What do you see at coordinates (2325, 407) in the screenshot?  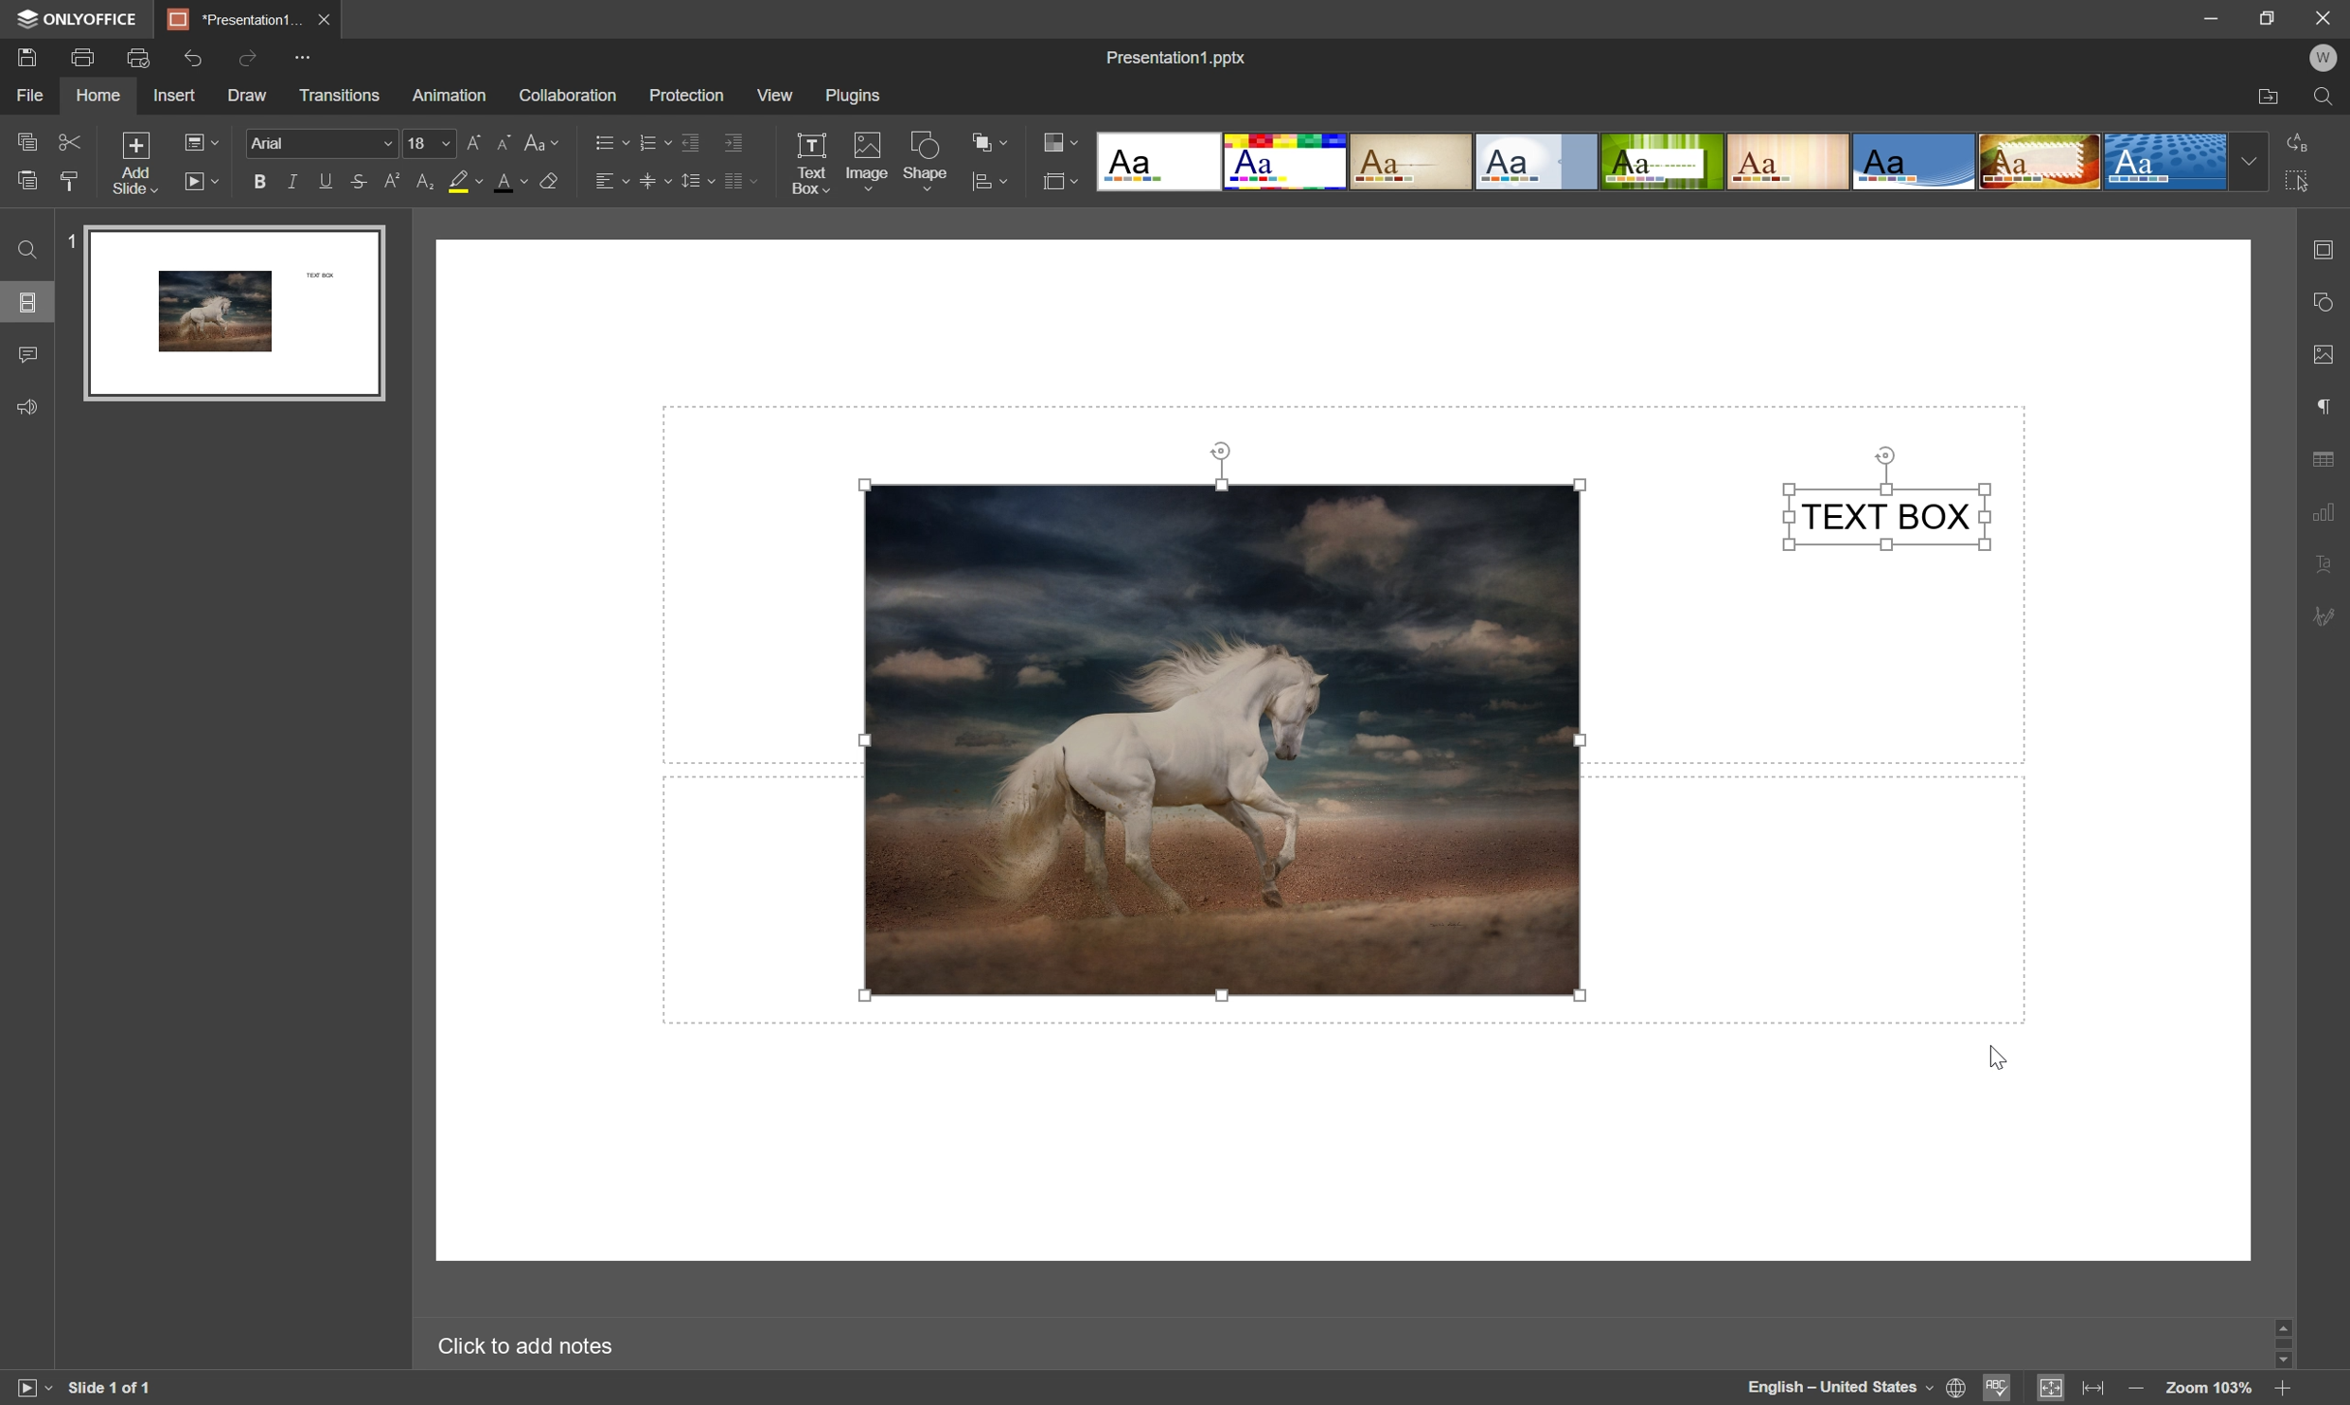 I see `paragraph settings` at bounding box center [2325, 407].